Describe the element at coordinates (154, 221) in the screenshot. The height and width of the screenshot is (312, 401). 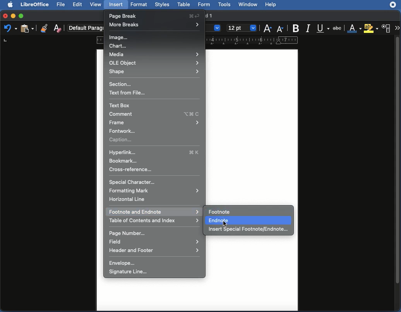
I see `Table of contents and index` at that location.